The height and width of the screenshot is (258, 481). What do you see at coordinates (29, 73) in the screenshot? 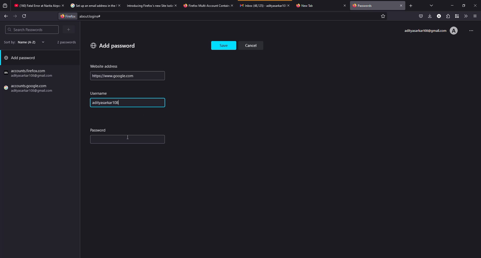
I see `google` at bounding box center [29, 73].